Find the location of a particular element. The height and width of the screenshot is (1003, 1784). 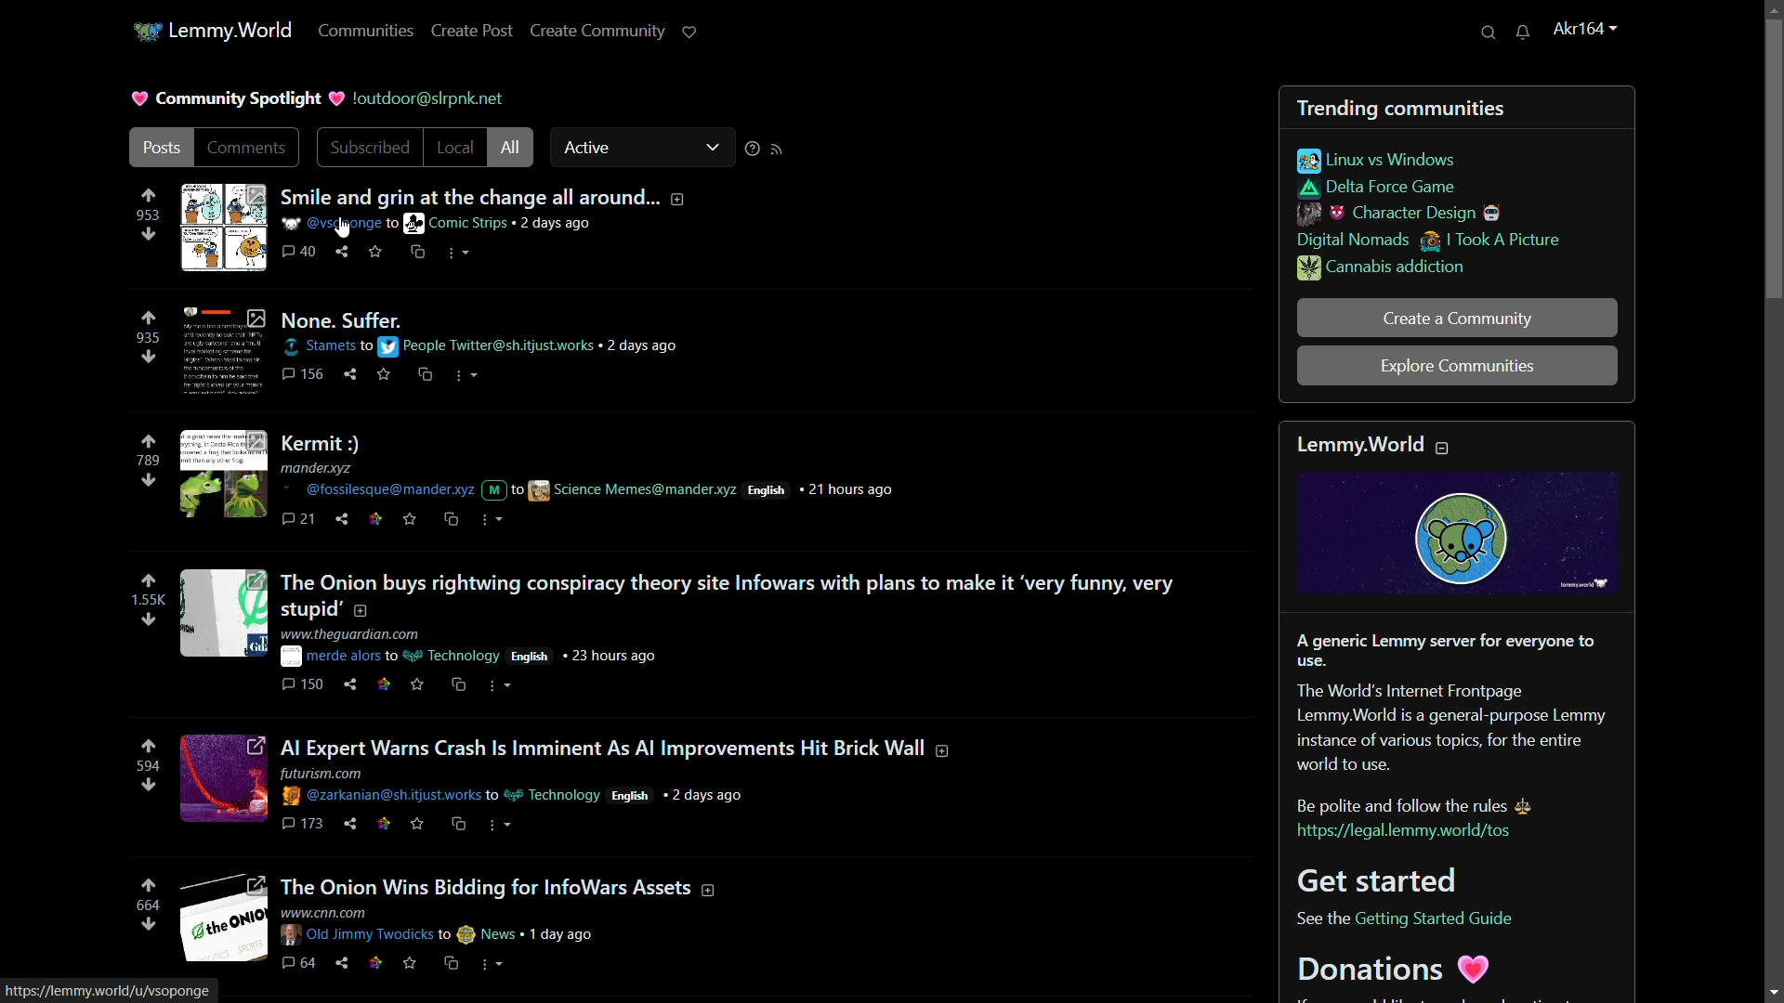

post-5 is located at coordinates (500, 885).